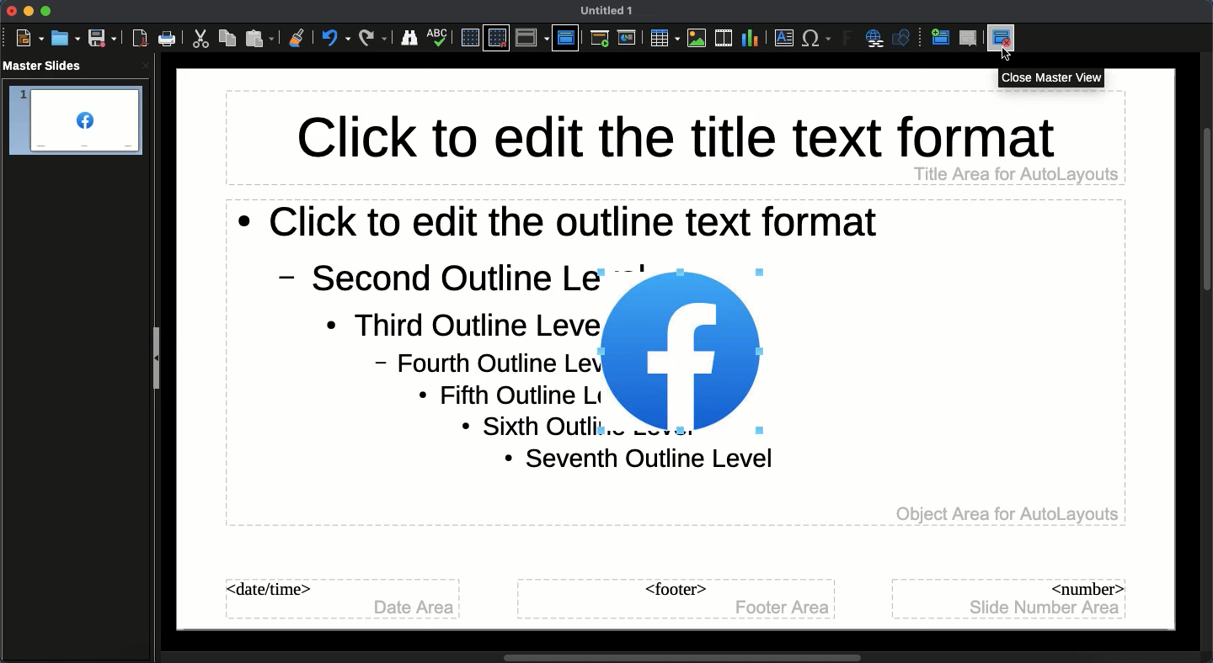  Describe the element at coordinates (818, 40) in the screenshot. I see `Characters` at that location.